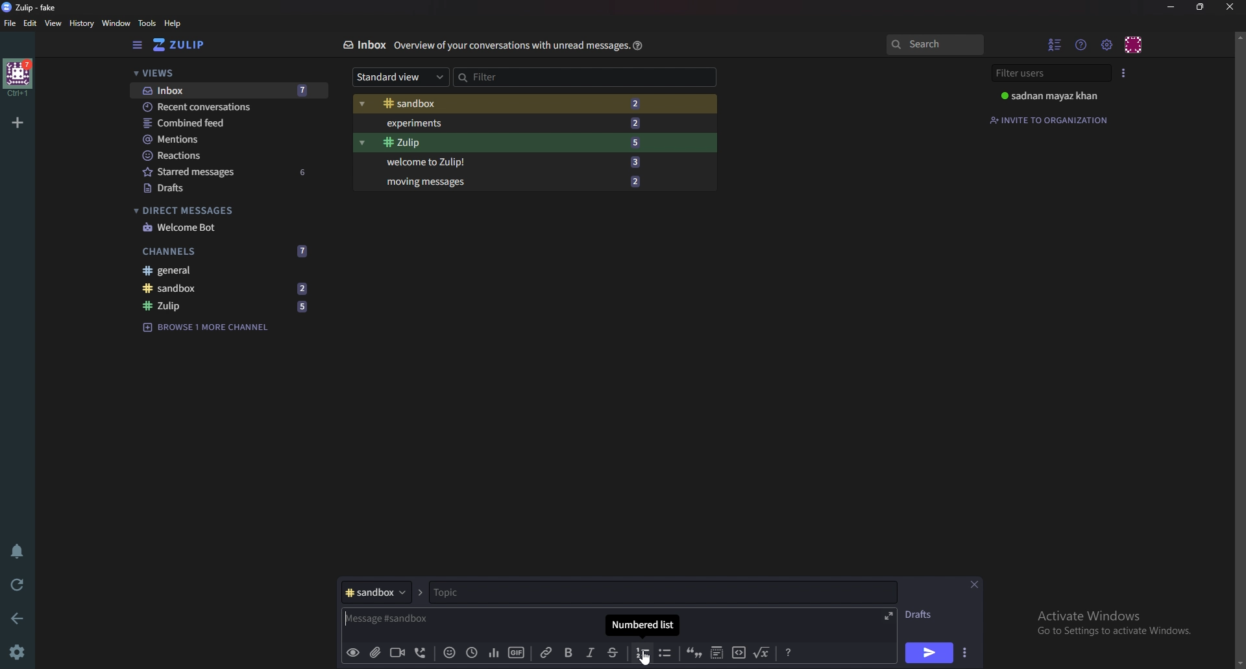  What do you see at coordinates (1049, 73) in the screenshot?
I see `Filter users` at bounding box center [1049, 73].